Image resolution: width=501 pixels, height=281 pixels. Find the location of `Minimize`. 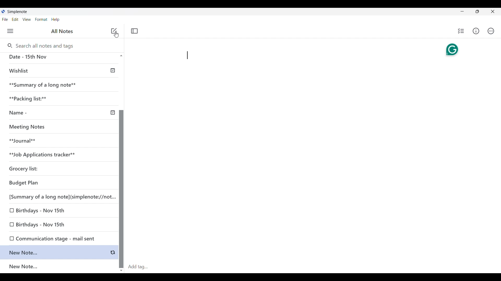

Minimize is located at coordinates (461, 11).